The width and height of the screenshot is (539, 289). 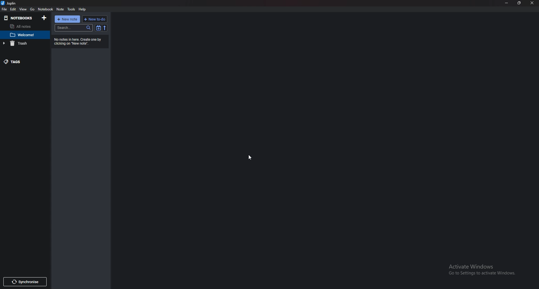 I want to click on Reverse sort order, so click(x=106, y=28).